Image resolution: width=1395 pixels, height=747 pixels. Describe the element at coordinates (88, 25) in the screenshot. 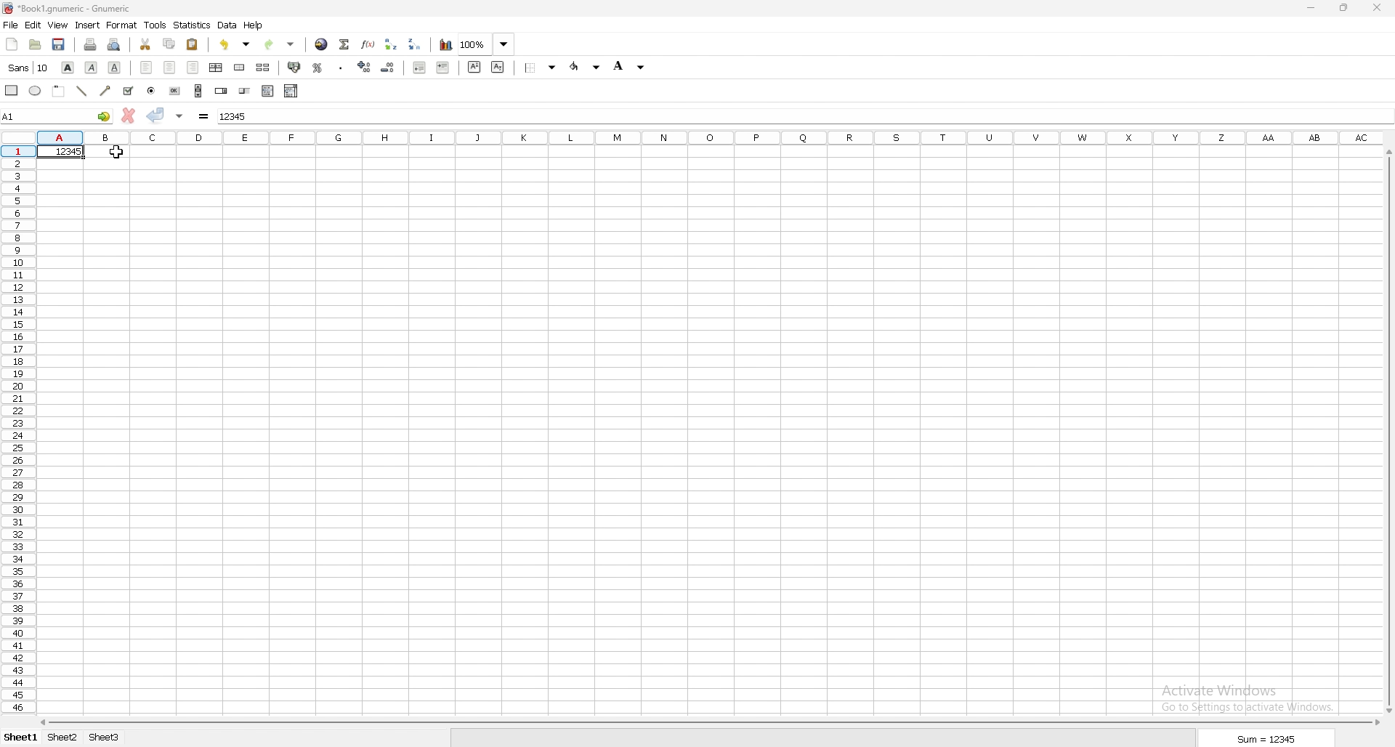

I see `insert` at that location.